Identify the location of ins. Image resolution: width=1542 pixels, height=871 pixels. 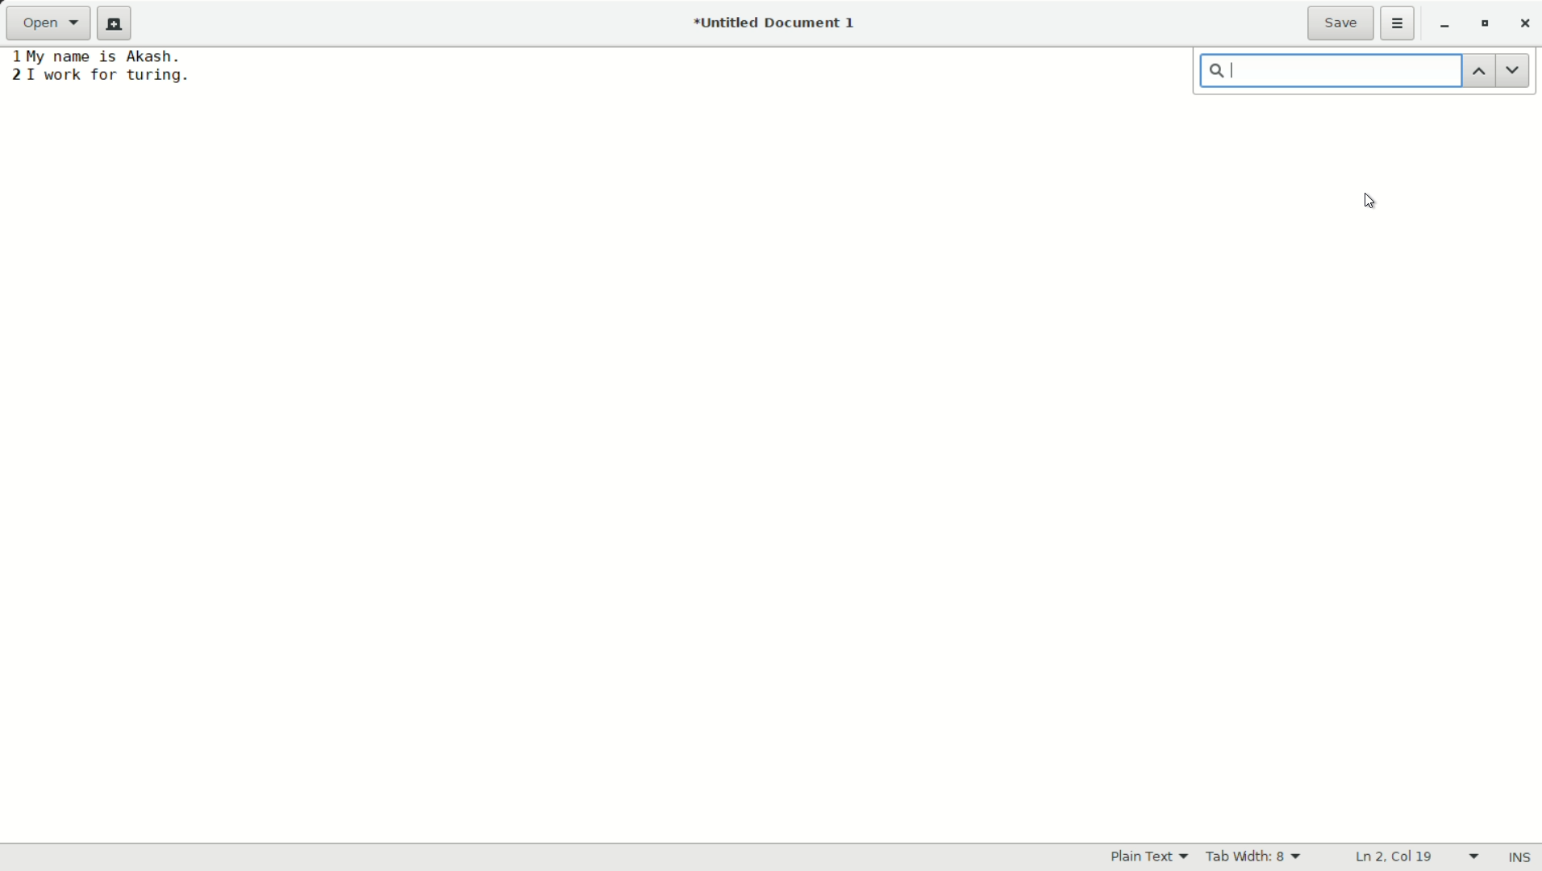
(1516, 856).